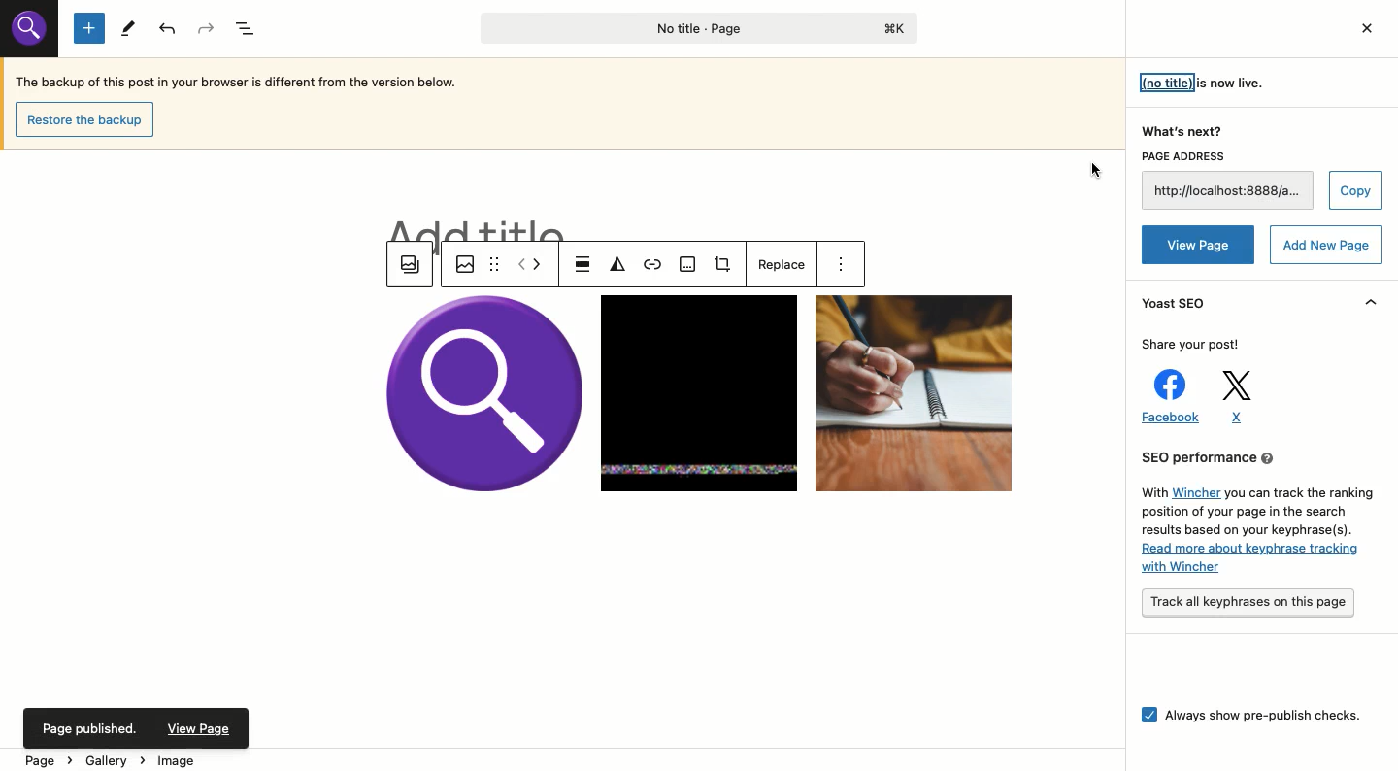  Describe the element at coordinates (617, 266) in the screenshot. I see `Duo filter` at that location.